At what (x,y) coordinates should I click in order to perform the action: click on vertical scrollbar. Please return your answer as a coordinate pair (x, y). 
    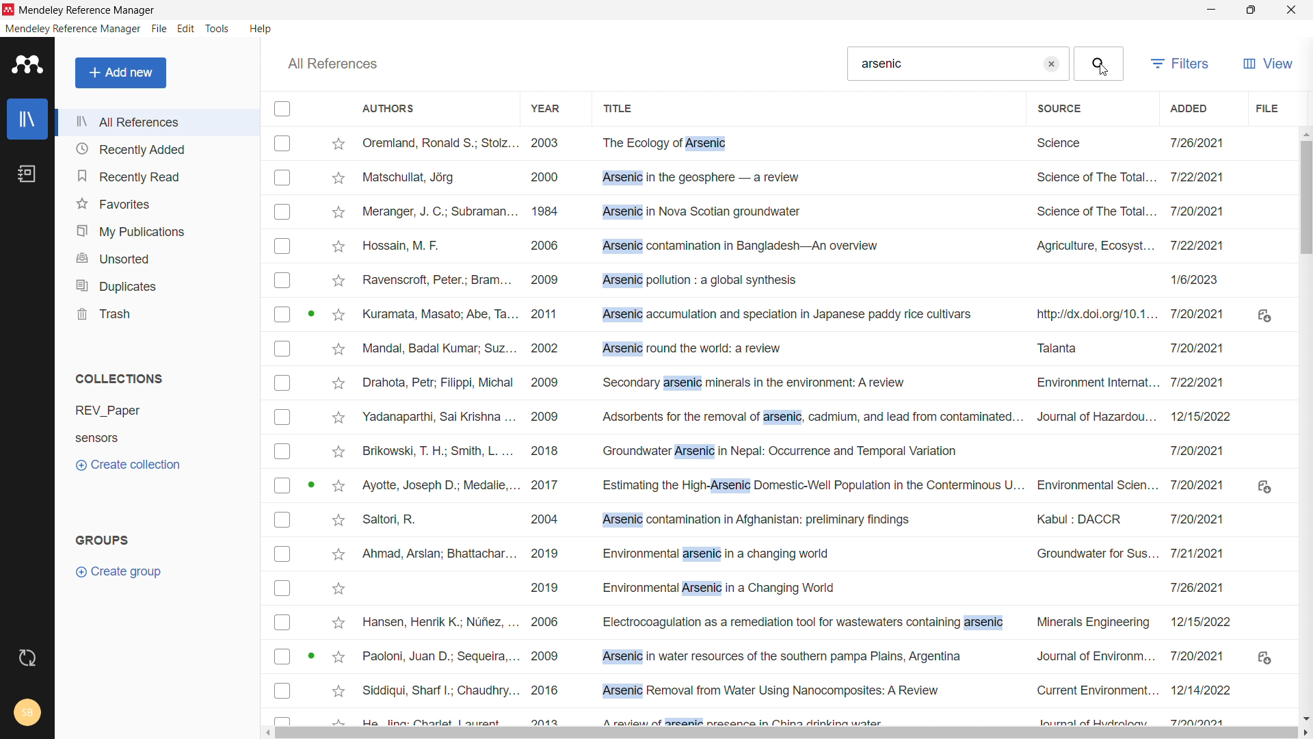
    Looking at the image, I should click on (1305, 200).